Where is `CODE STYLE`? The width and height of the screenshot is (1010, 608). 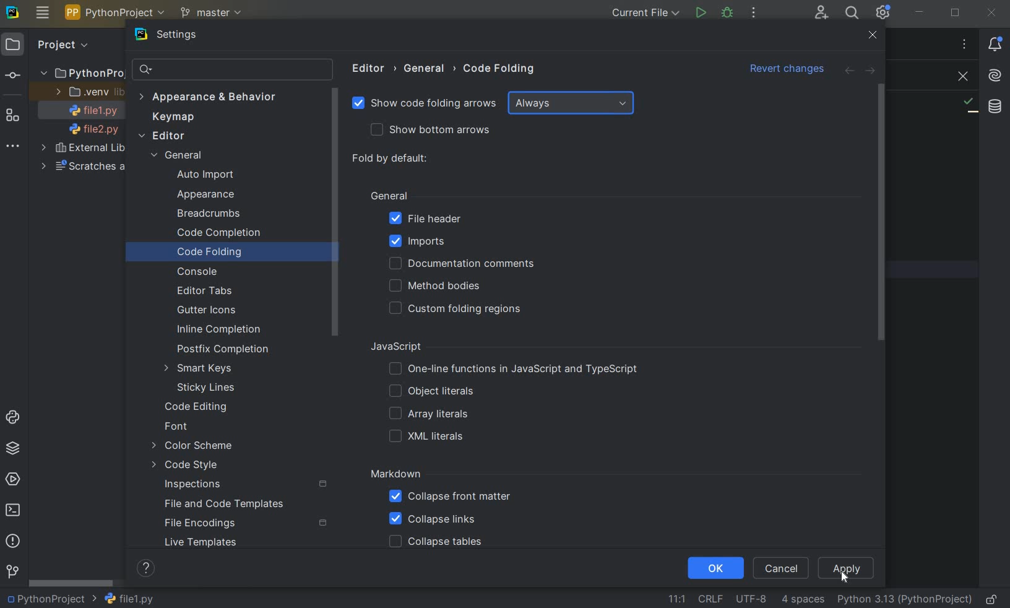
CODE STYLE is located at coordinates (205, 465).